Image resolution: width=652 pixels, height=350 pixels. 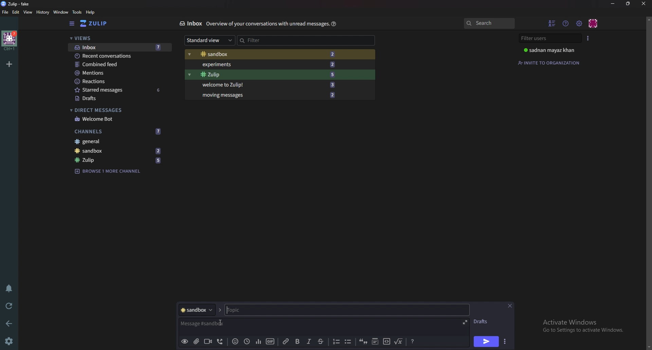 What do you see at coordinates (264, 324) in the screenshot?
I see `Compose message` at bounding box center [264, 324].